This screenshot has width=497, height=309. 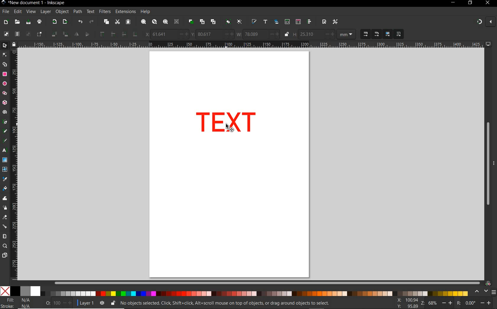 What do you see at coordinates (5, 199) in the screenshot?
I see `tweak tool` at bounding box center [5, 199].